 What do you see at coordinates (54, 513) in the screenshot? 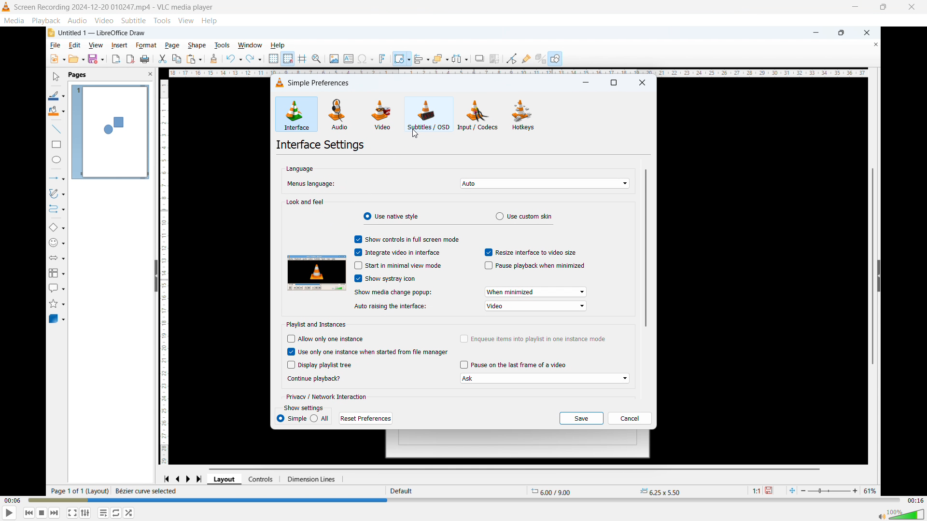
I see `Forward or next media ` at bounding box center [54, 513].